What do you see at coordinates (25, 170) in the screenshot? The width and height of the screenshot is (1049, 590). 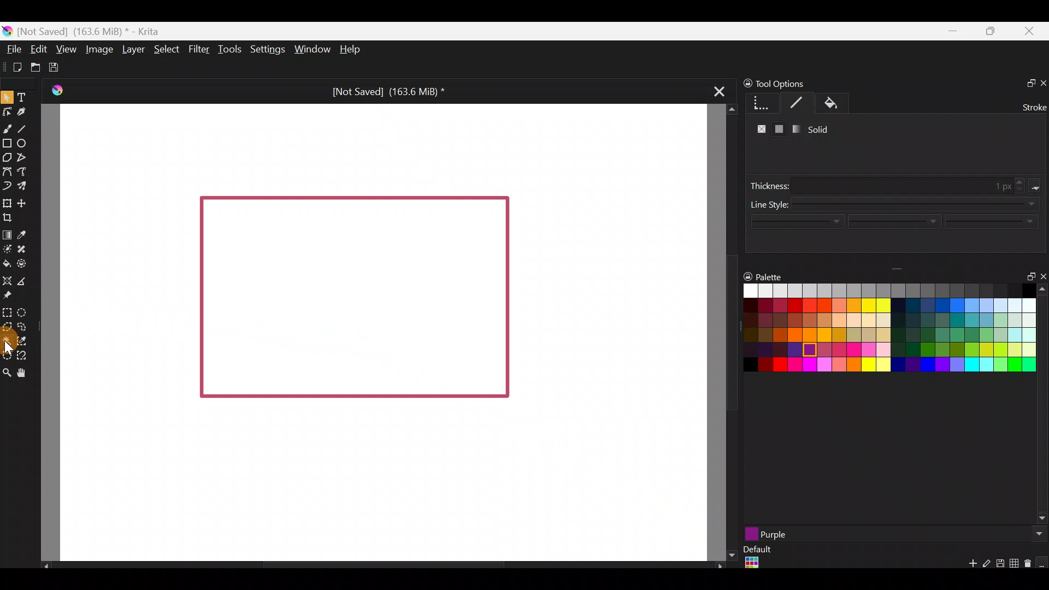 I see `Freehand path tool` at bounding box center [25, 170].